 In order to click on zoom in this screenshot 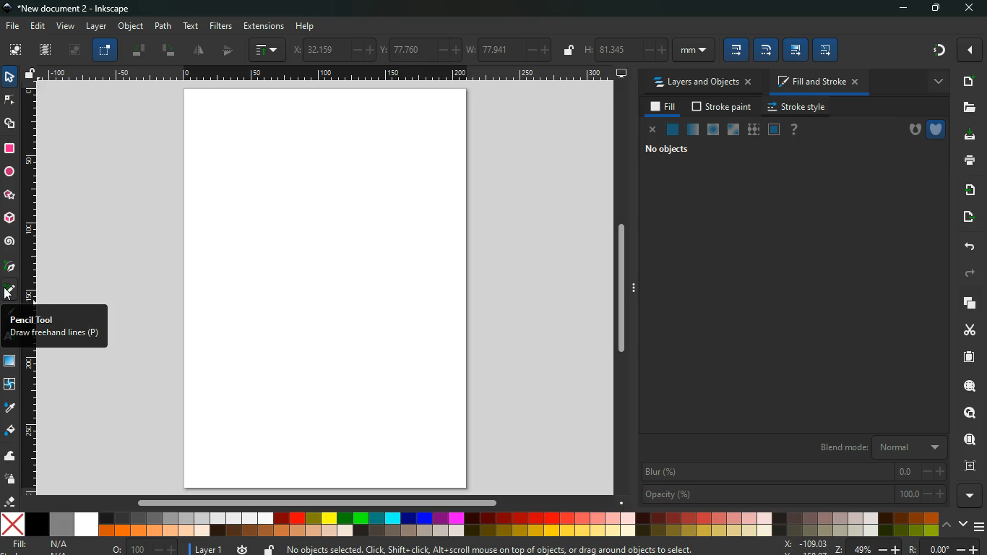, I will do `click(883, 548)`.